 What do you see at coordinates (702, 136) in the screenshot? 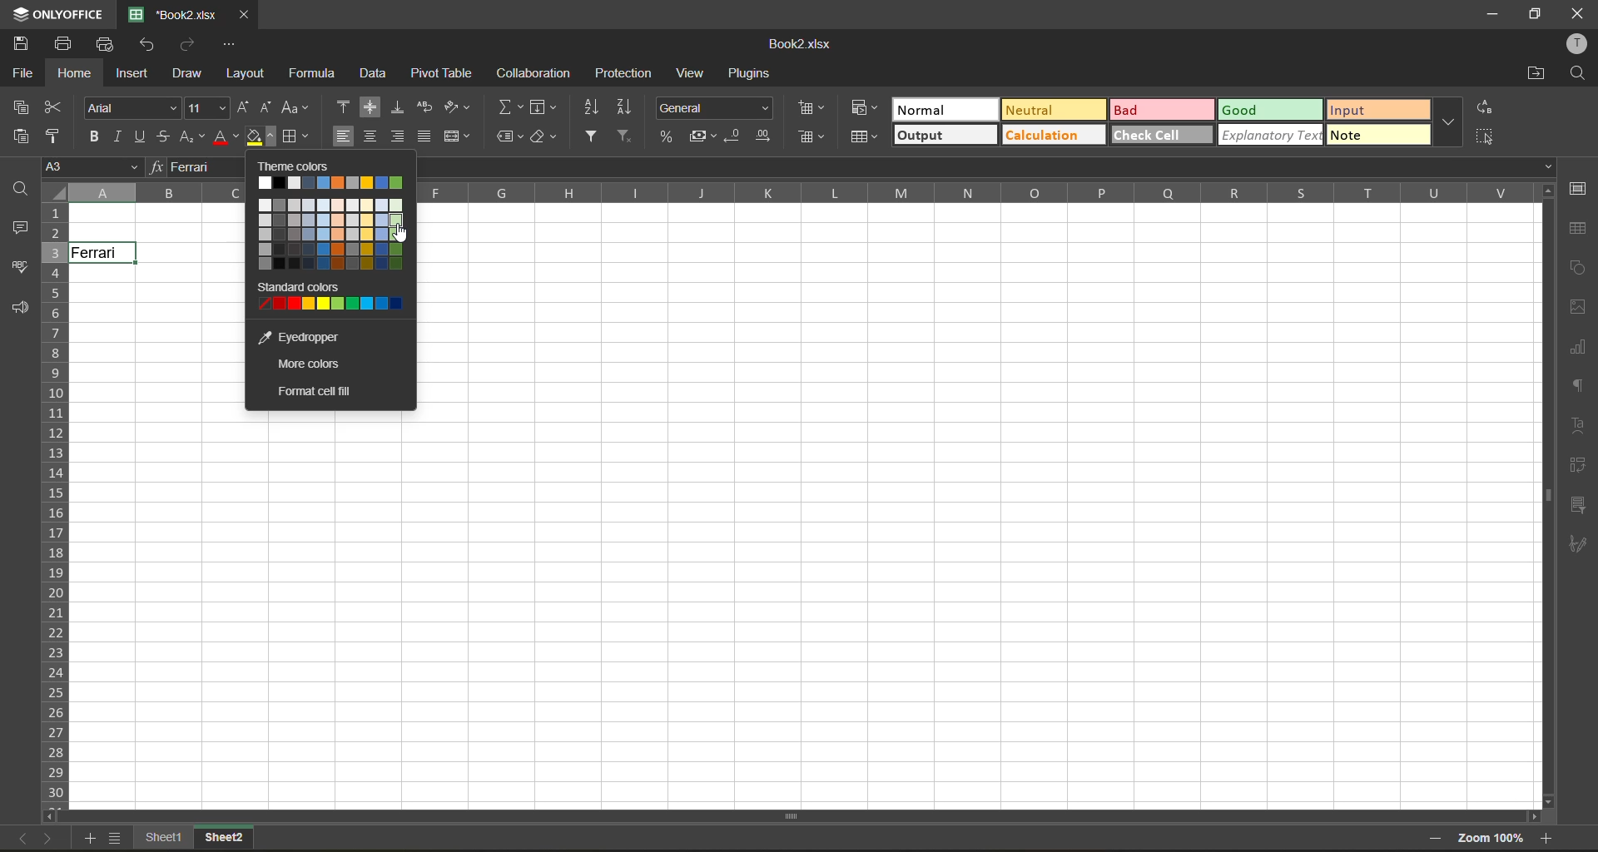
I see `accounting` at bounding box center [702, 136].